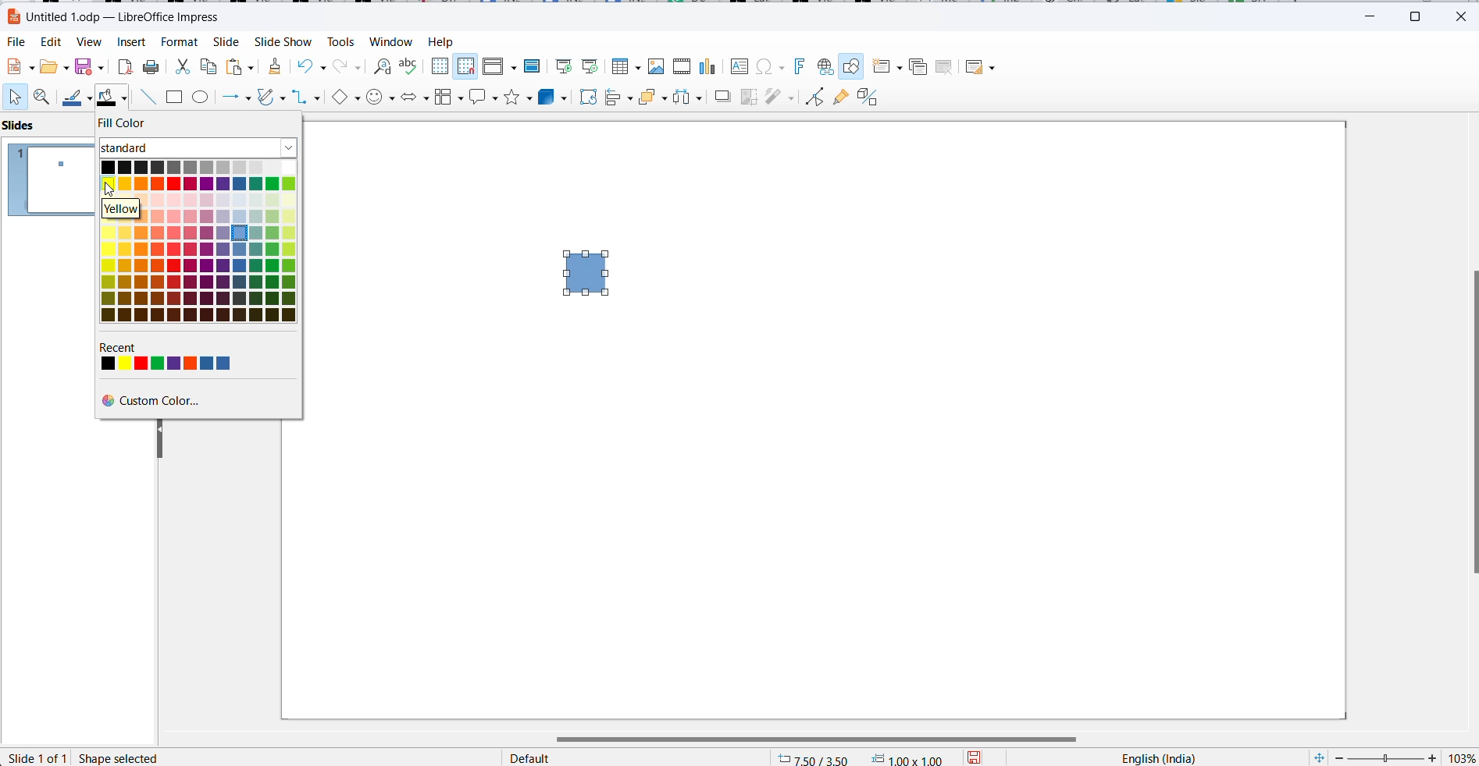  What do you see at coordinates (149, 98) in the screenshot?
I see `line` at bounding box center [149, 98].